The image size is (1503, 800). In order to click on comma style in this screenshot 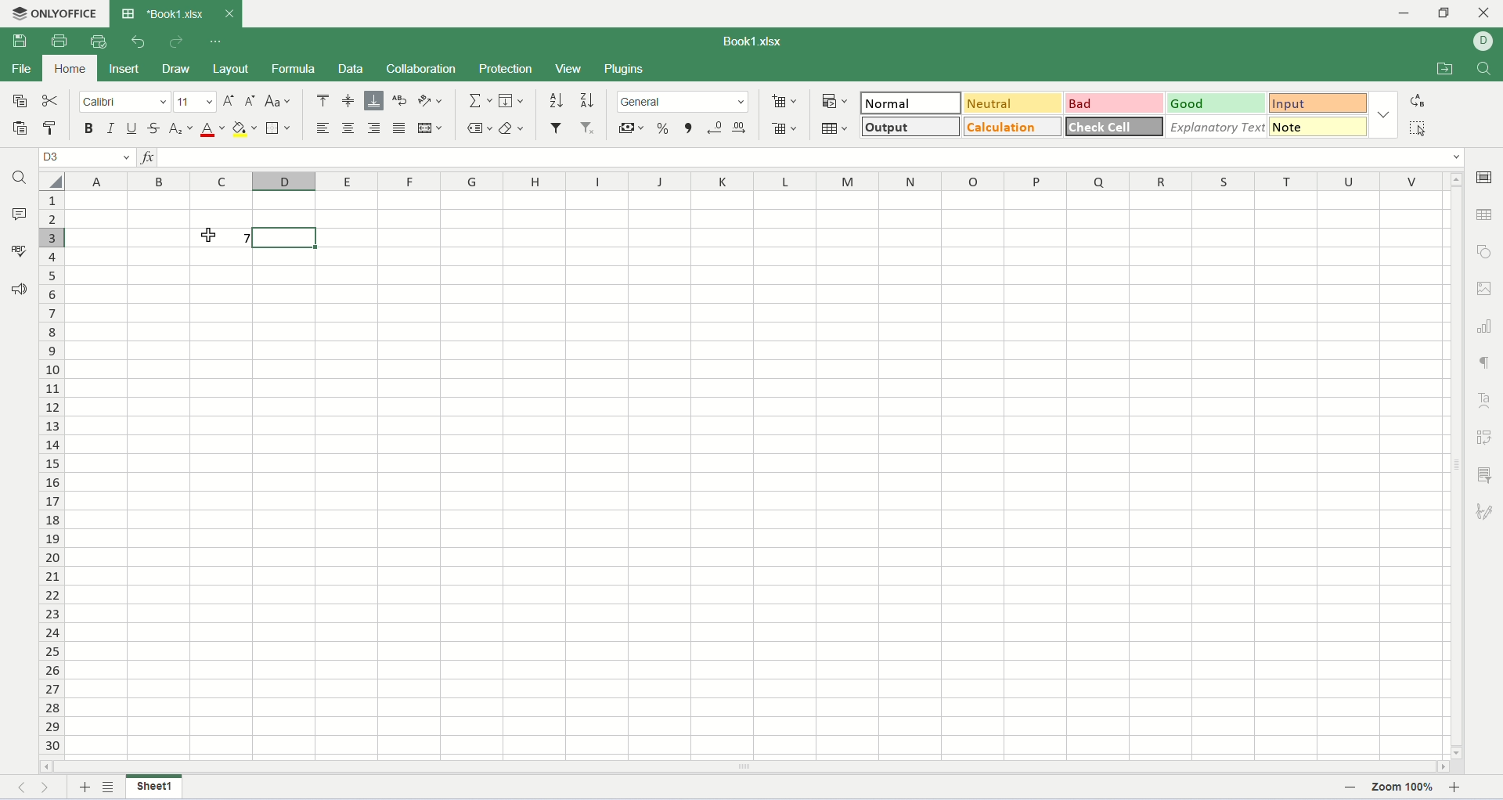, I will do `click(690, 127)`.